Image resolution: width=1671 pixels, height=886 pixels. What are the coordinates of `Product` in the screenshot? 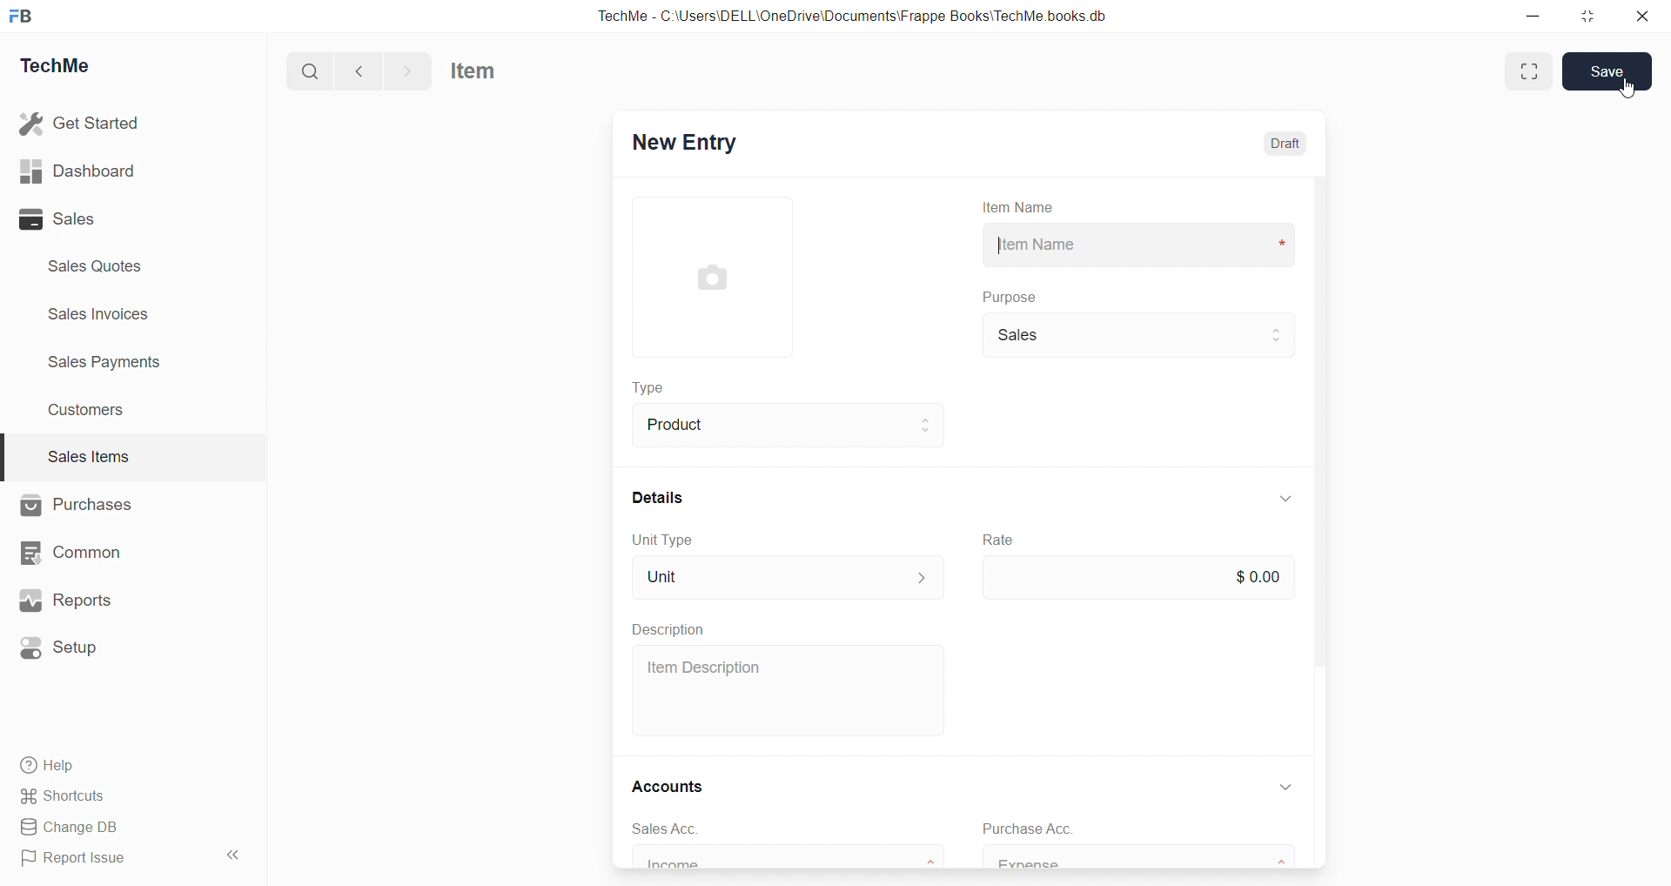 It's located at (787, 426).